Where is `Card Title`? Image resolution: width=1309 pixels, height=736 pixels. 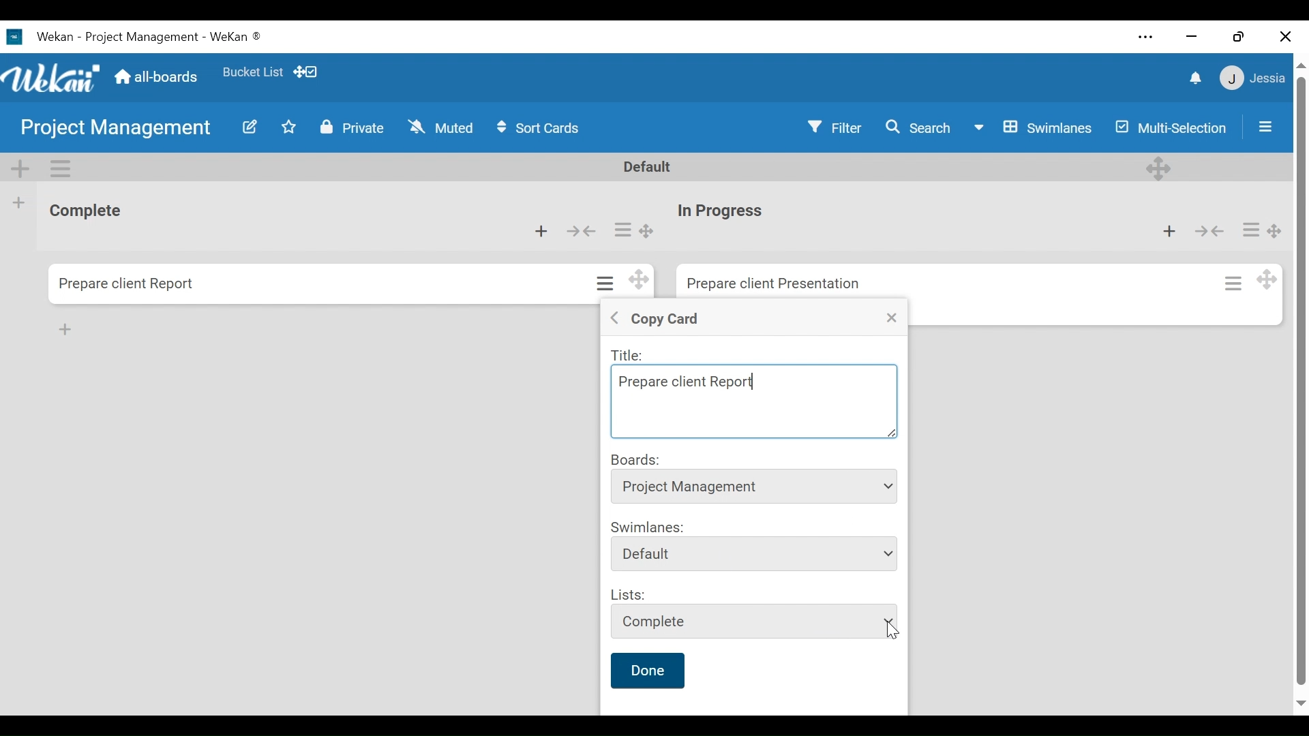
Card Title is located at coordinates (127, 283).